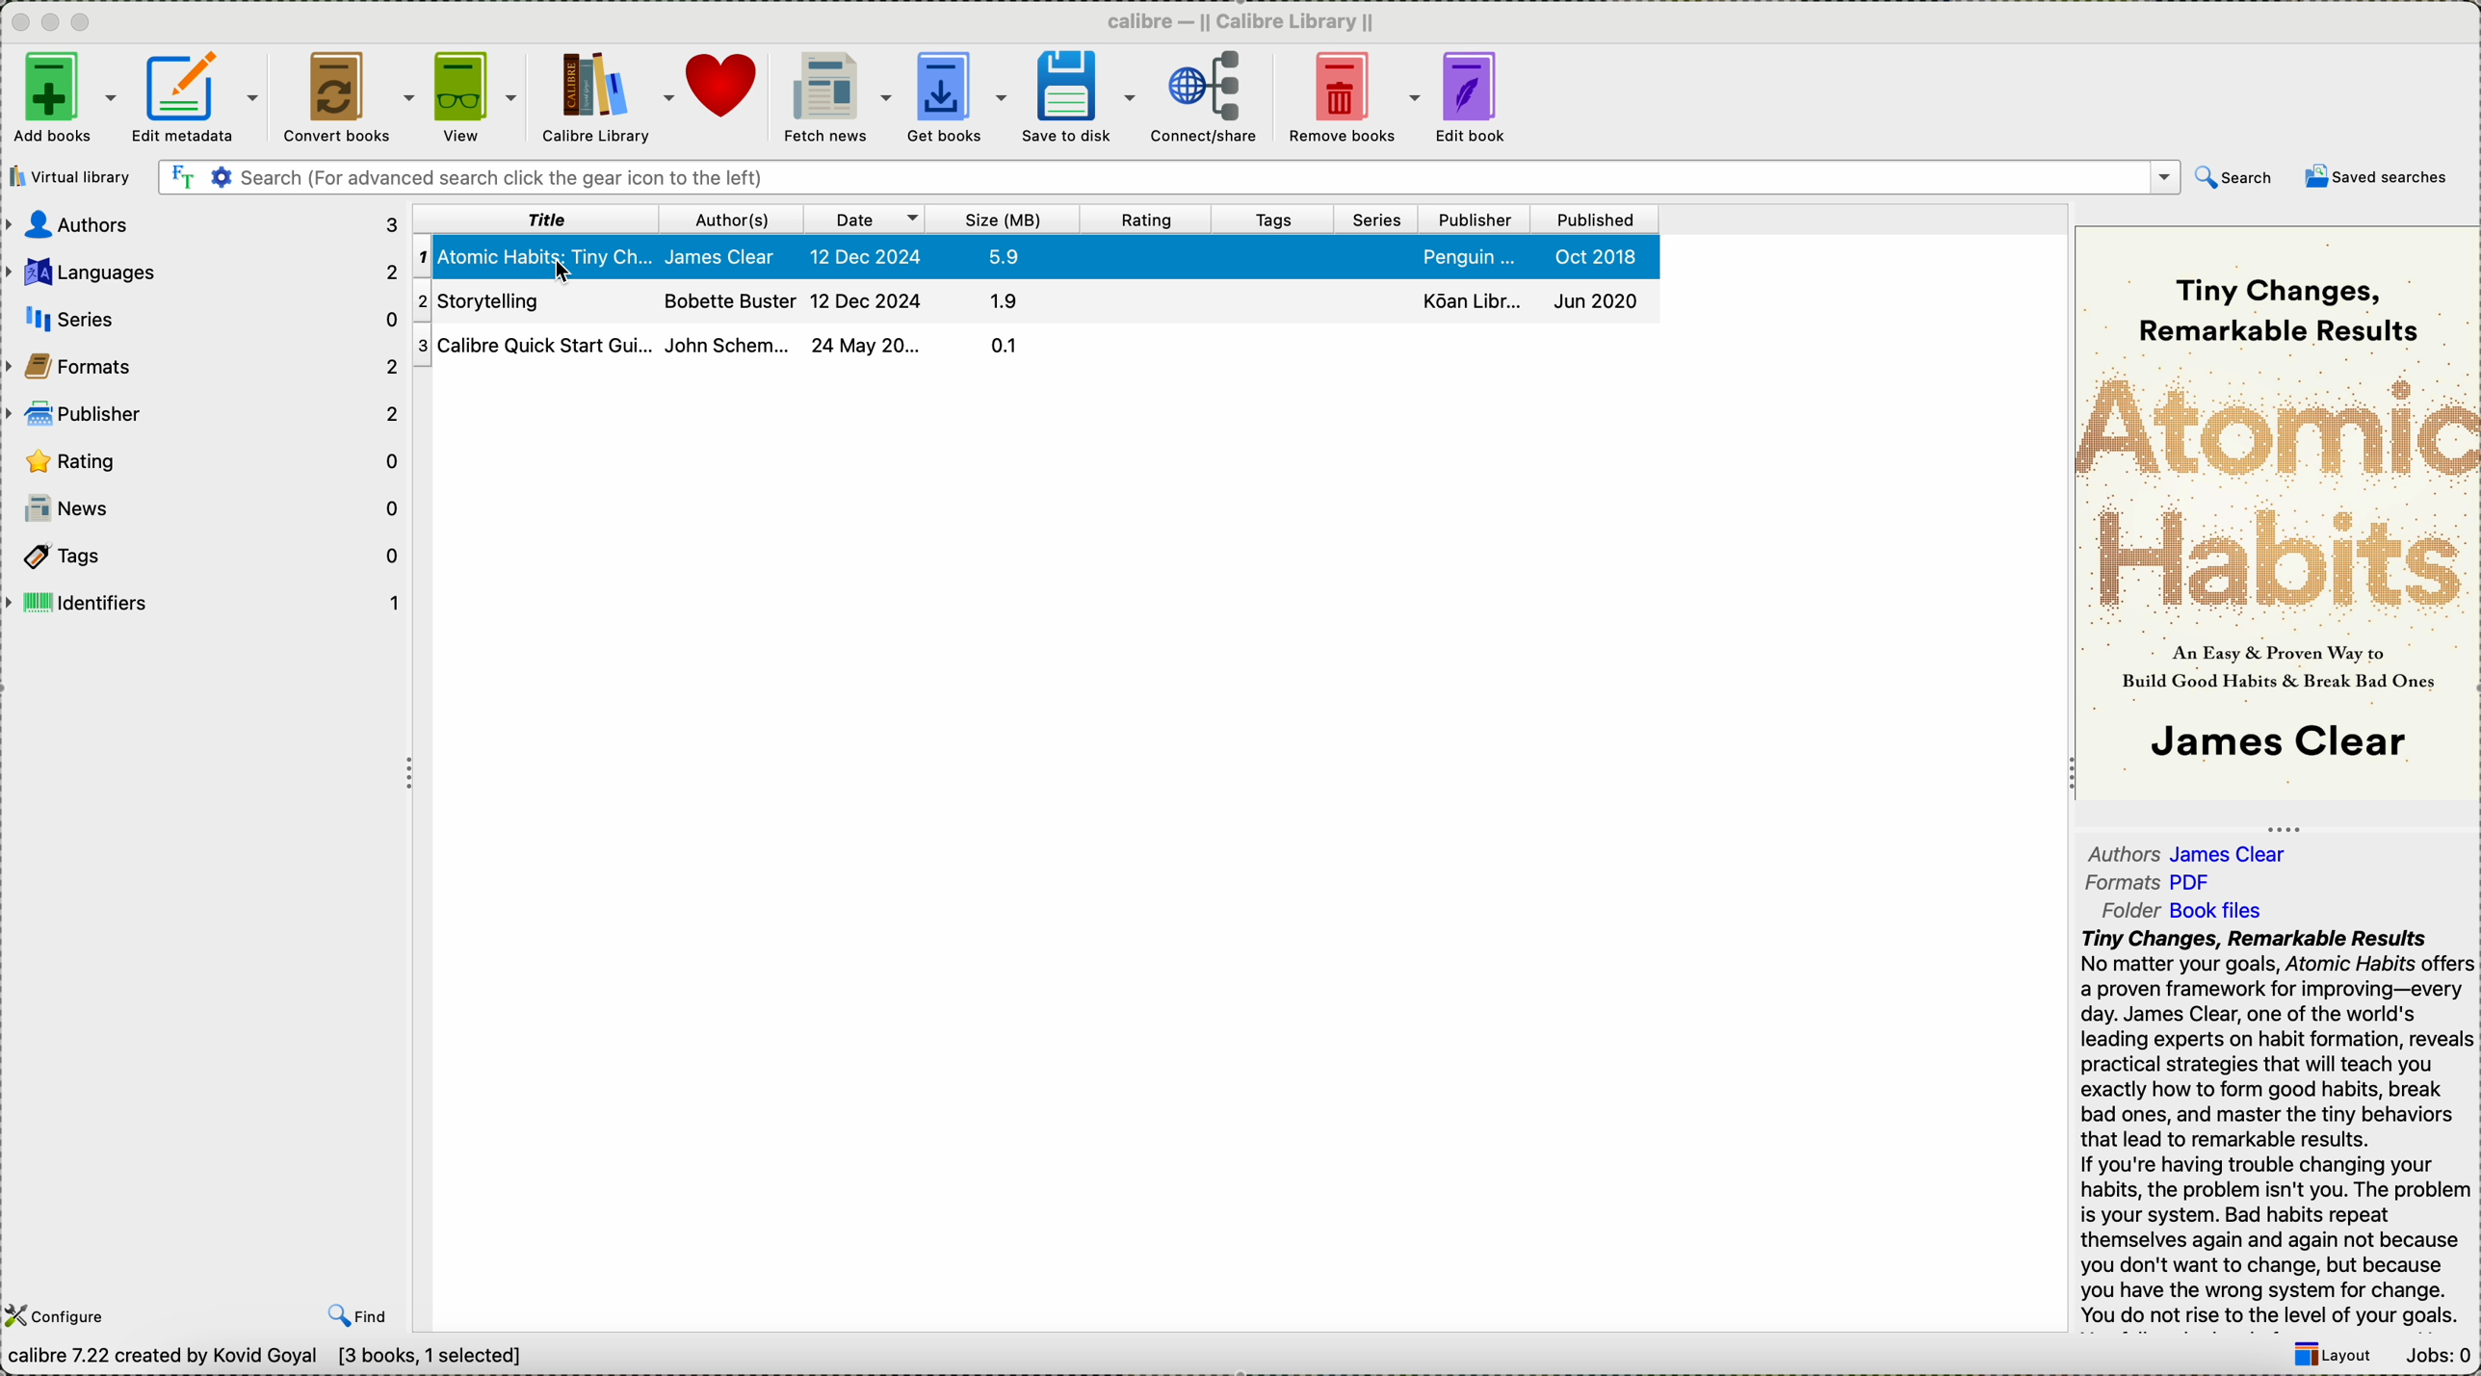 The image size is (2481, 1376). What do you see at coordinates (2235, 181) in the screenshot?
I see `search` at bounding box center [2235, 181].